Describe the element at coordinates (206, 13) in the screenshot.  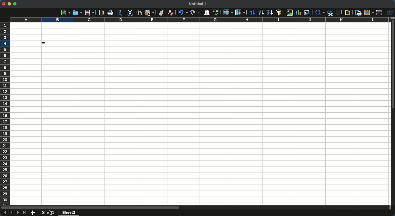
I see `Finder` at that location.